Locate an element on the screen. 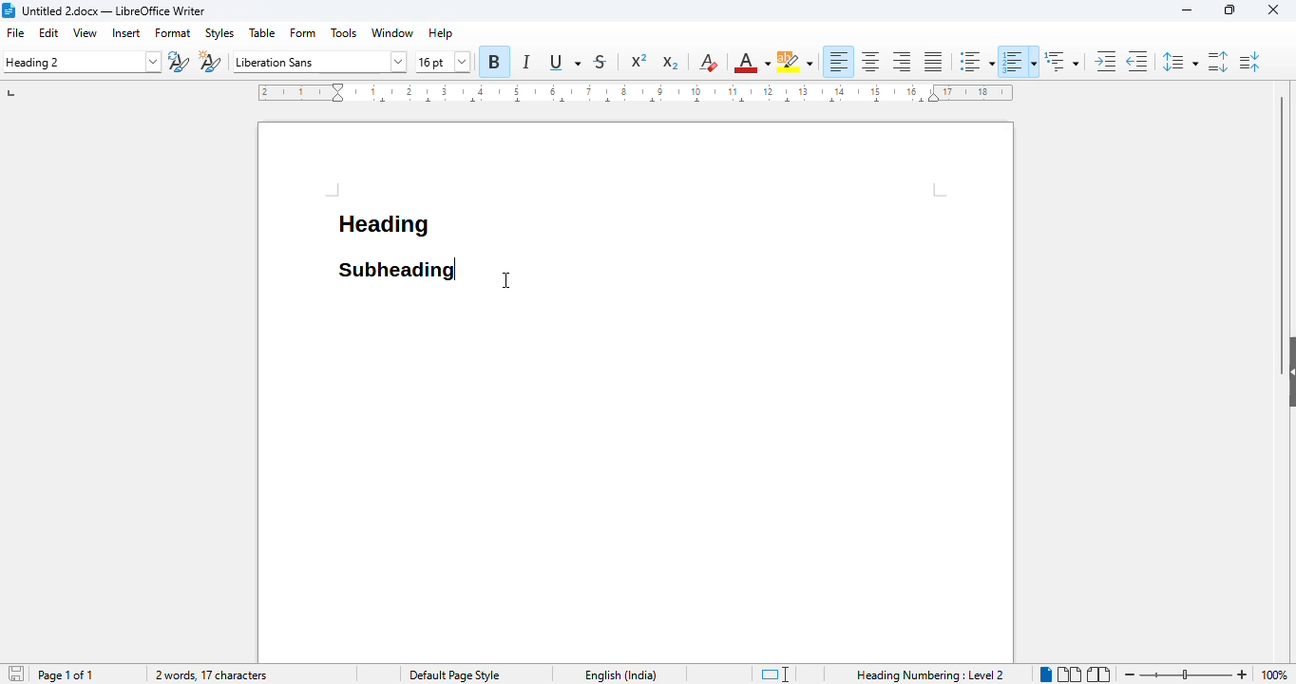 The image size is (1296, 684). bold is located at coordinates (493, 62).